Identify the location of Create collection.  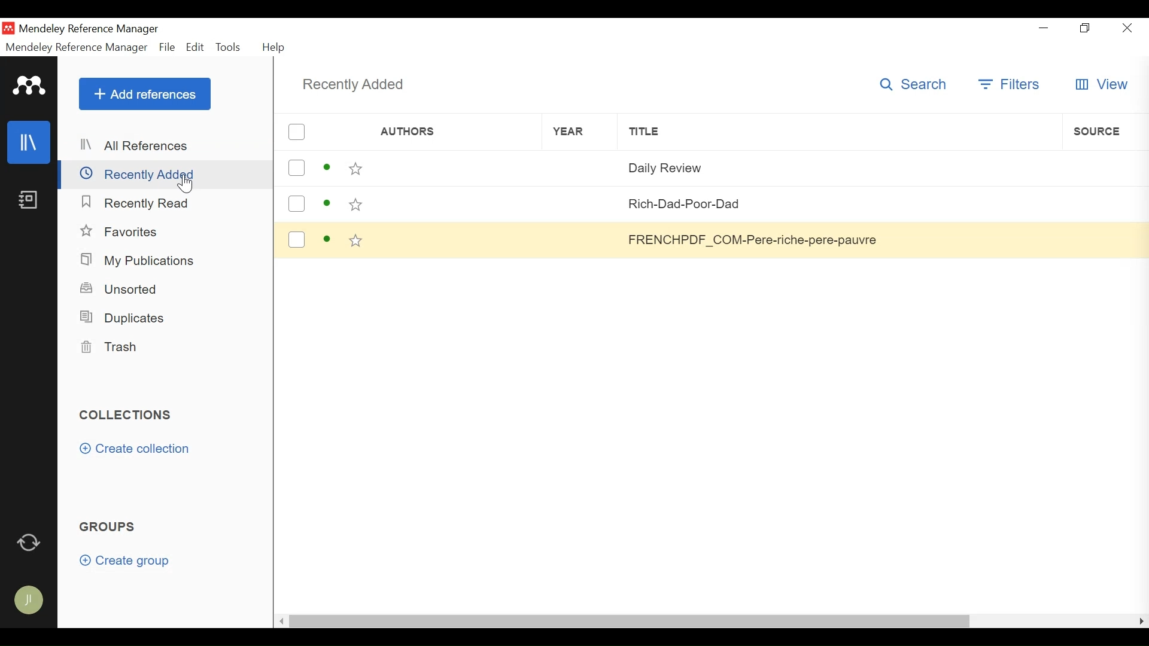
(138, 449).